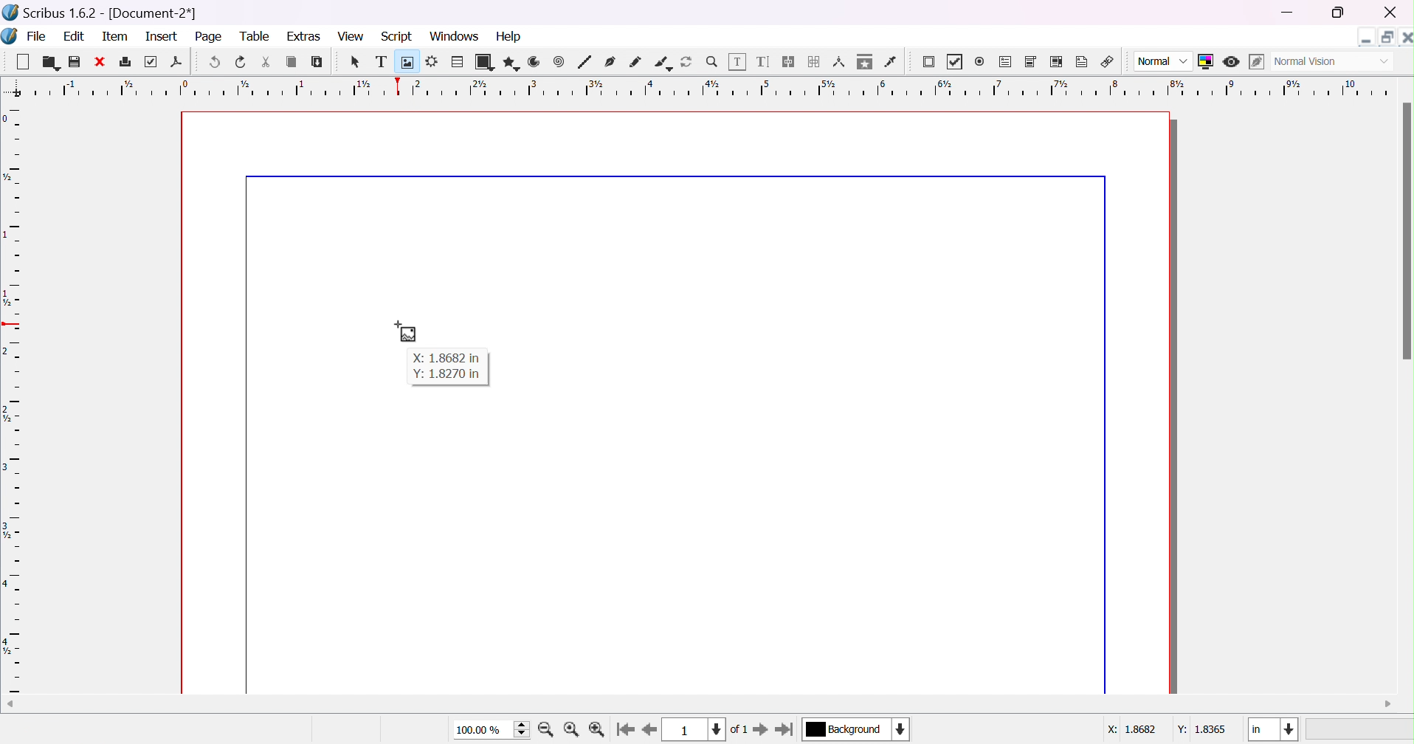 The height and width of the screenshot is (744, 1414). I want to click on close, so click(98, 62).